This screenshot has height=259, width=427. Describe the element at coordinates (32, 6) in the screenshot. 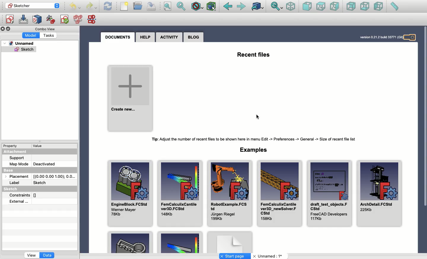

I see `Sketcher` at that location.